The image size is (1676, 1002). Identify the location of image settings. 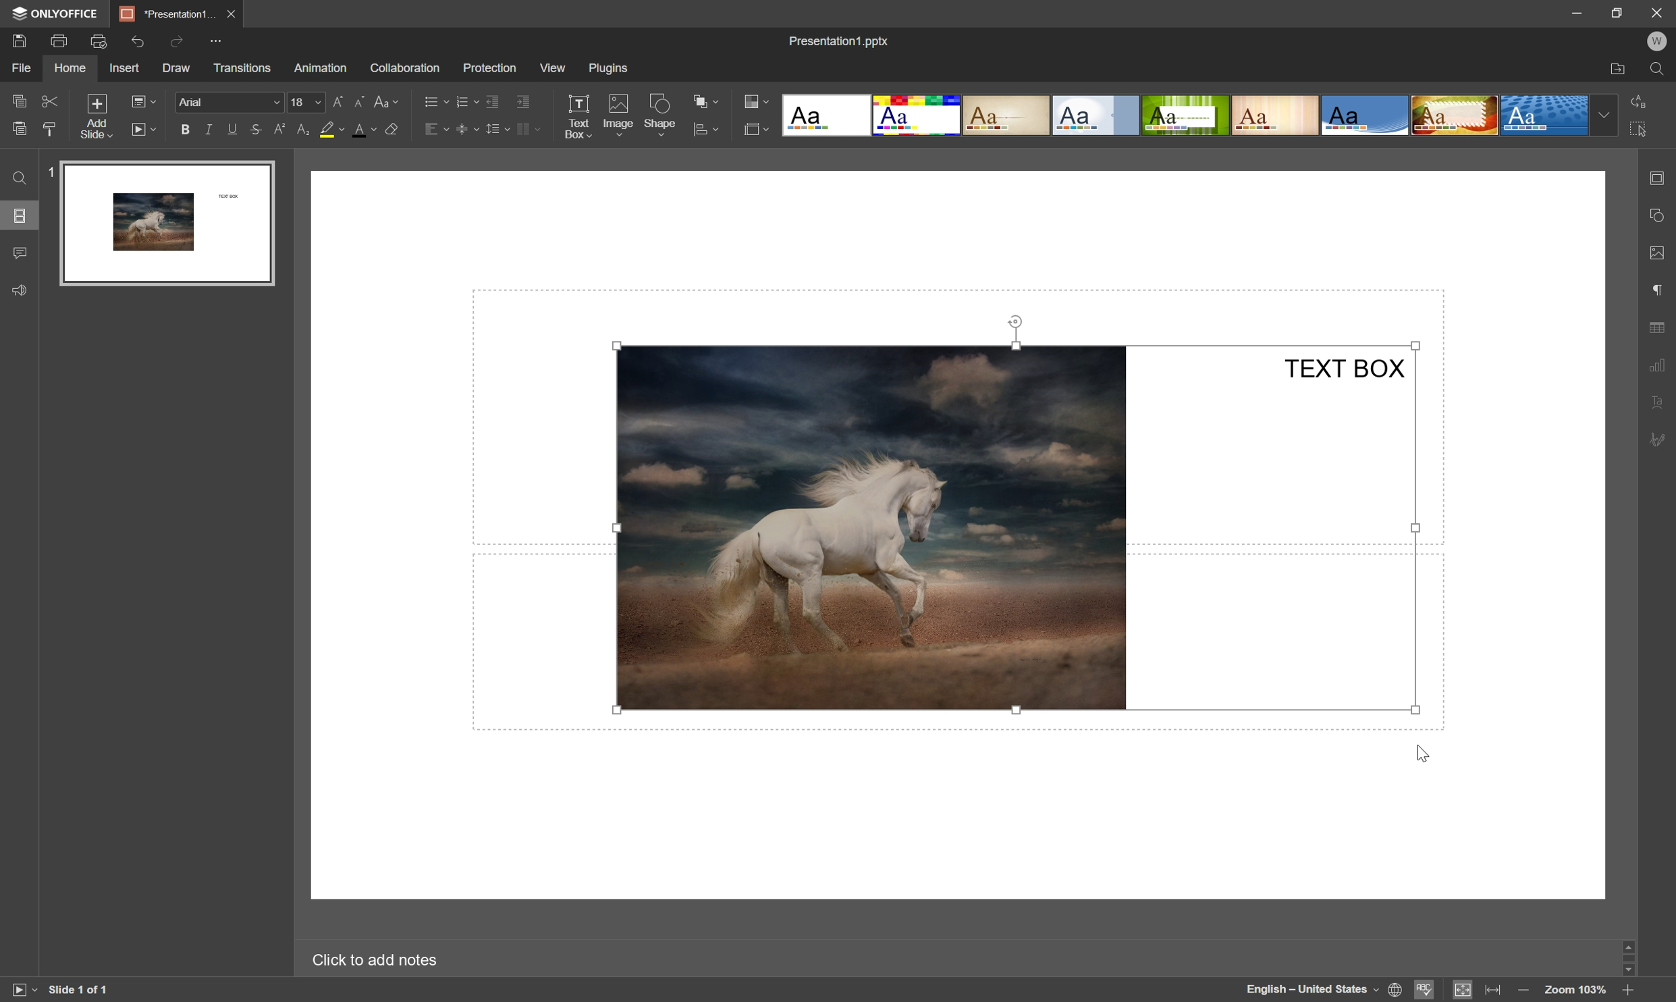
(1658, 254).